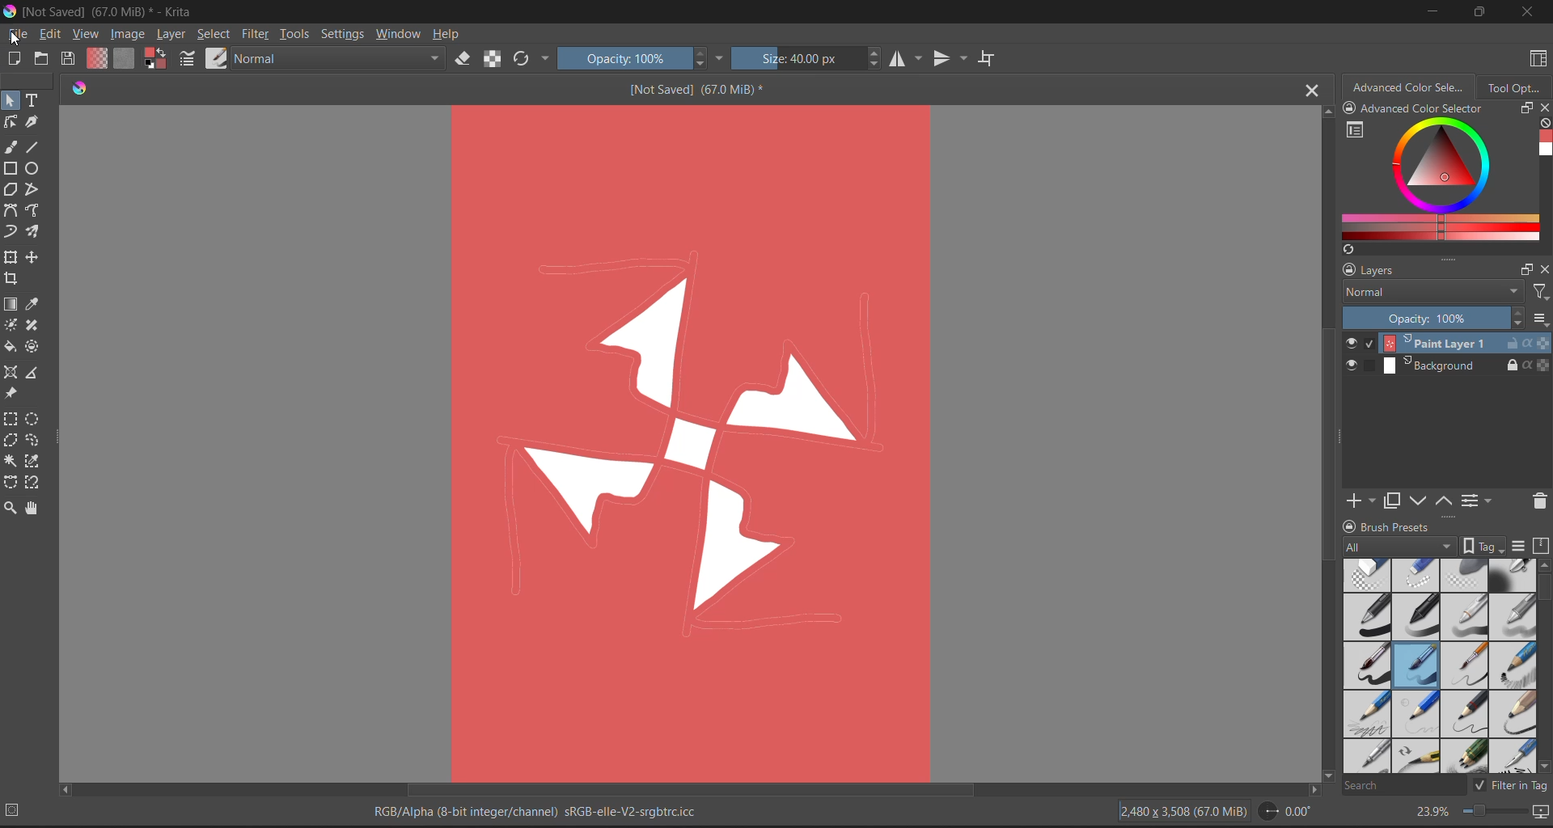  What do you see at coordinates (451, 36) in the screenshot?
I see `help` at bounding box center [451, 36].